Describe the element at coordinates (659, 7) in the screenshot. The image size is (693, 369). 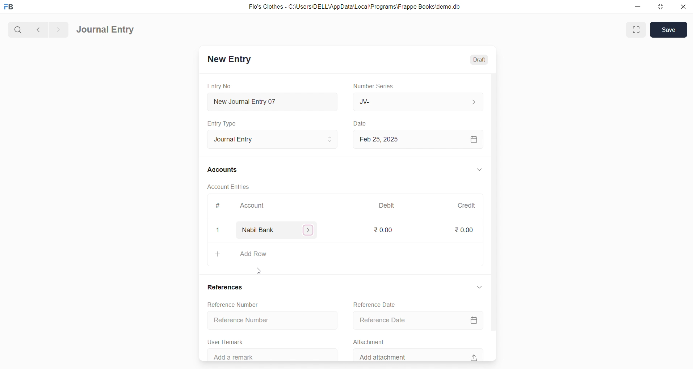
I see `resize` at that location.